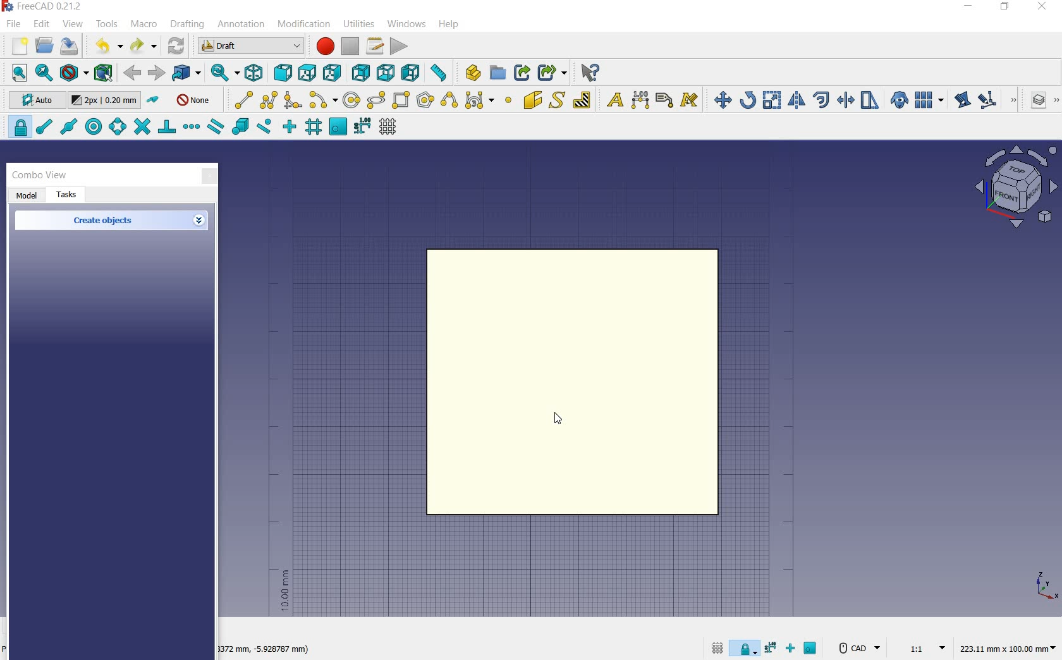  I want to click on stretch, so click(870, 101).